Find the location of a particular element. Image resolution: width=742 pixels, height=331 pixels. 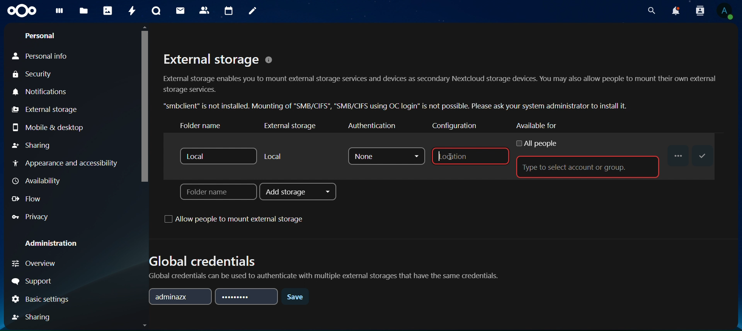

mobile & desktop is located at coordinates (48, 127).